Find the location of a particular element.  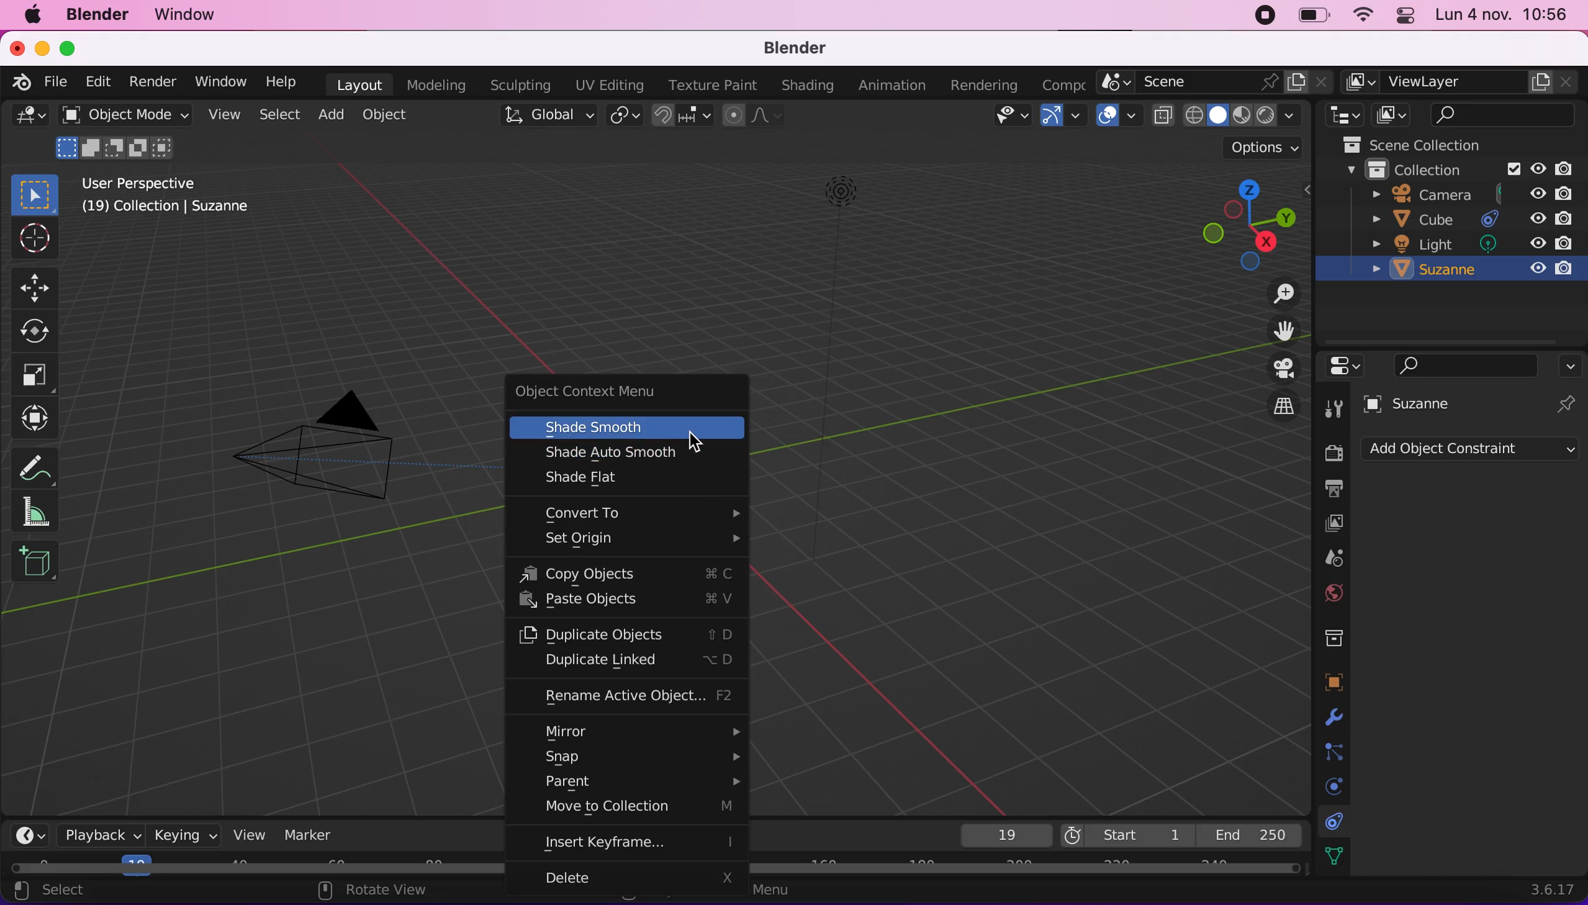

window is located at coordinates (219, 81).